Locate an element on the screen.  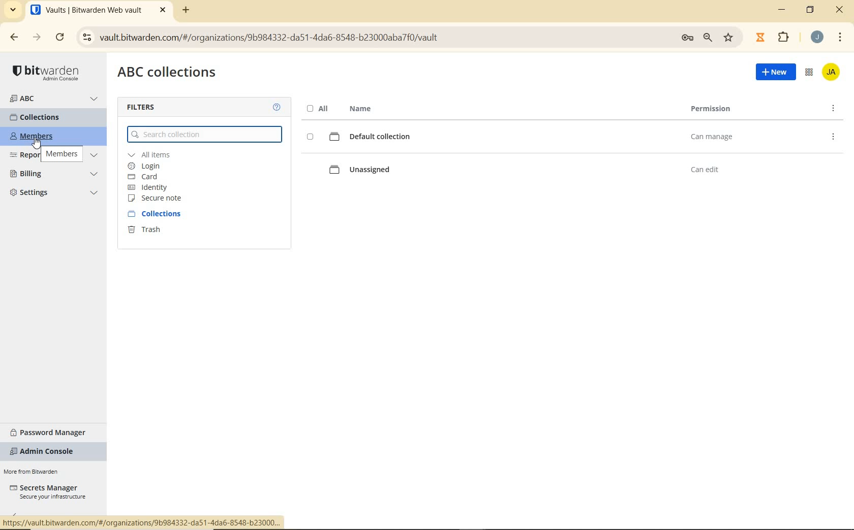
ACCOUNT NAME is located at coordinates (833, 73).